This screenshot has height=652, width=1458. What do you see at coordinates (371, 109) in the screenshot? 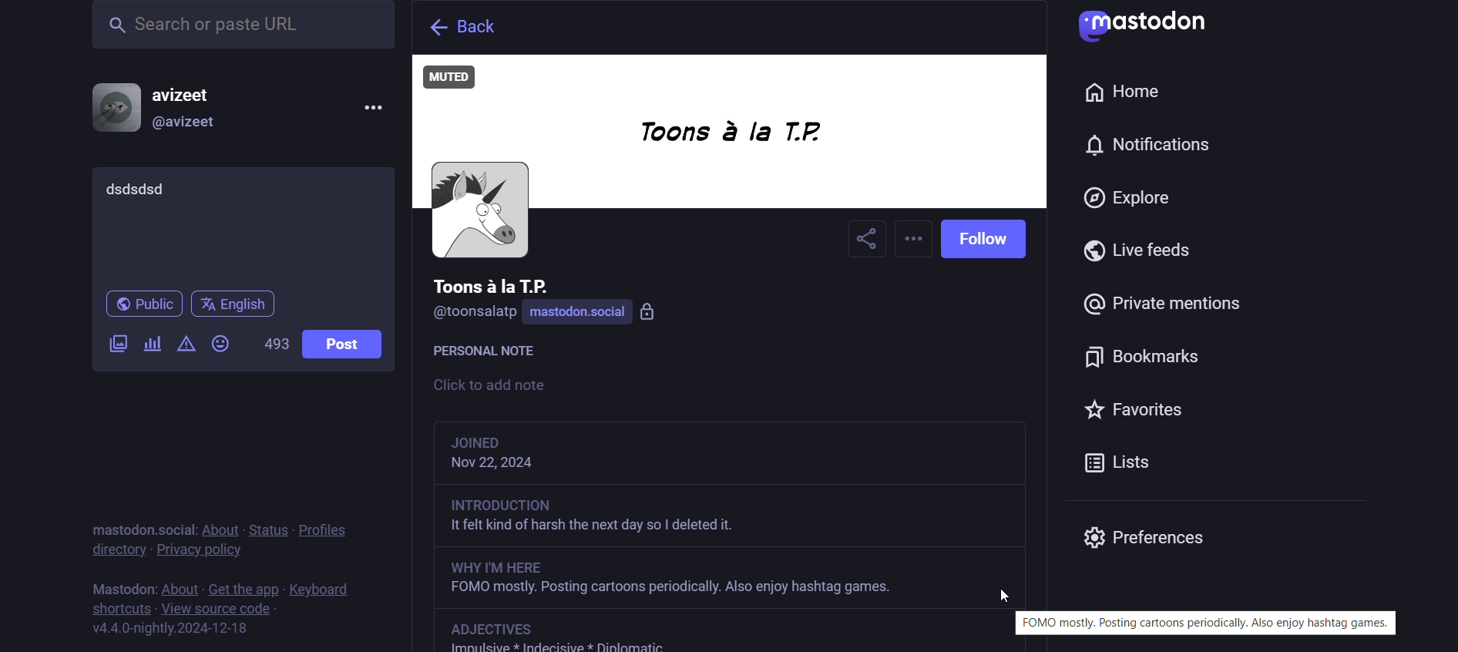
I see `menu` at bounding box center [371, 109].